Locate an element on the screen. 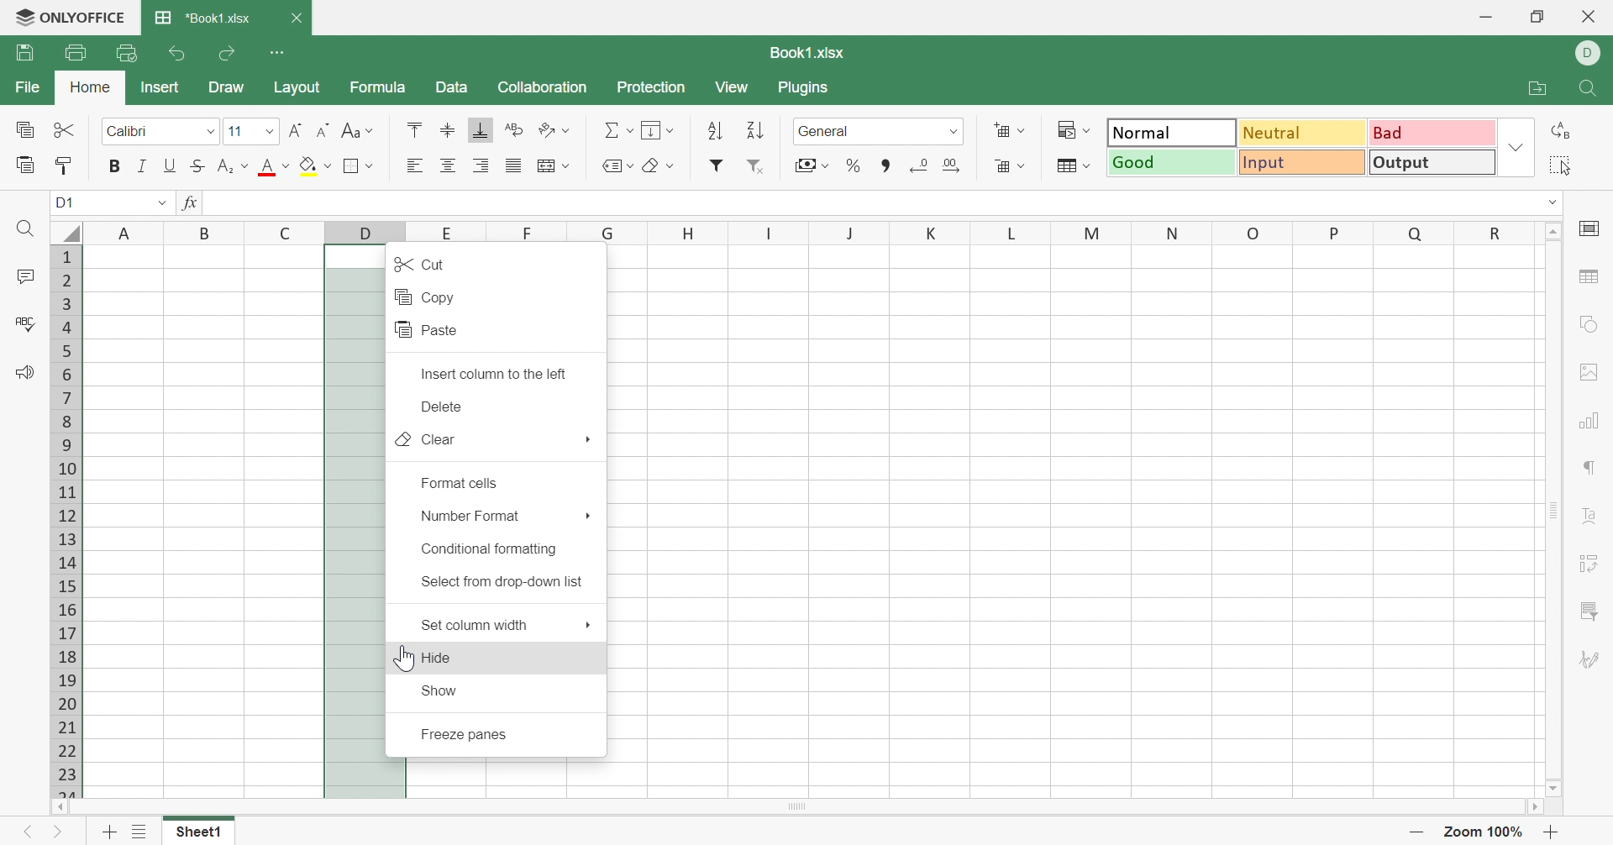  ONLYOFFICE is located at coordinates (70, 18).